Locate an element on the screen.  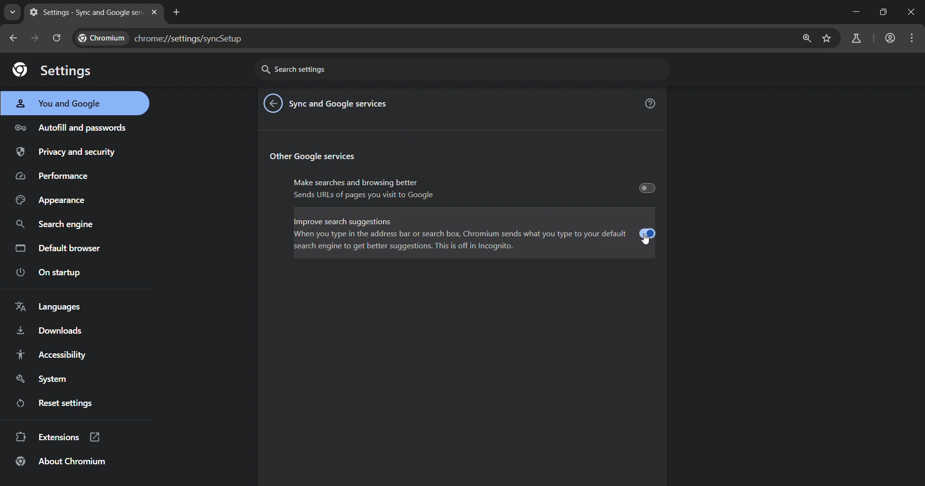
go forward page is located at coordinates (35, 38).